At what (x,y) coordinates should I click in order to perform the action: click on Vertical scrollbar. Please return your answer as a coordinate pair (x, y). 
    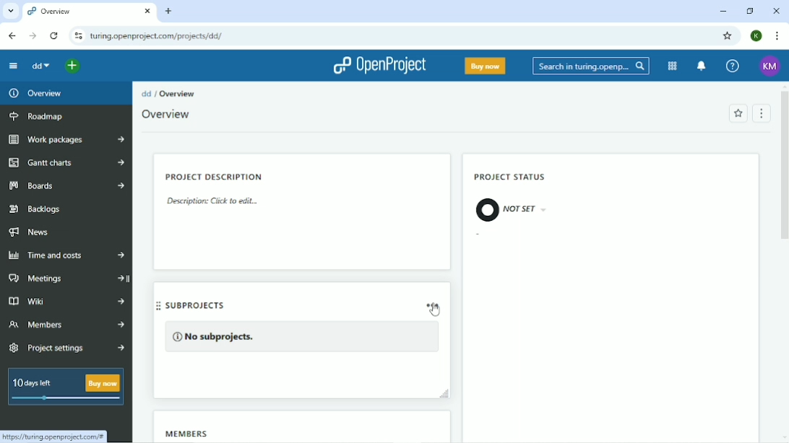
    Looking at the image, I should click on (784, 167).